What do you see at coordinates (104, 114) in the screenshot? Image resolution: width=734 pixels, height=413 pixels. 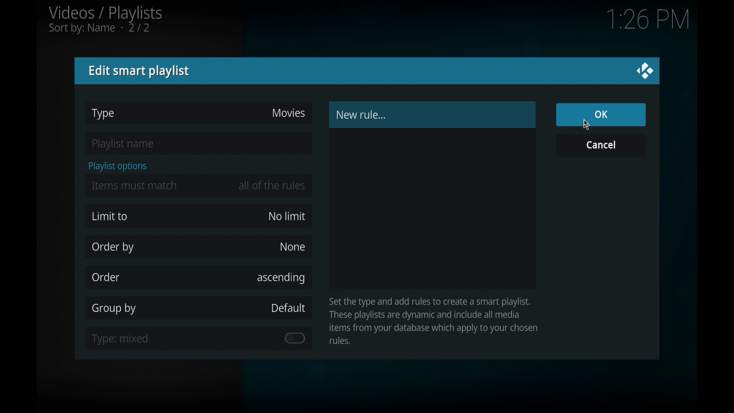 I see `type` at bounding box center [104, 114].